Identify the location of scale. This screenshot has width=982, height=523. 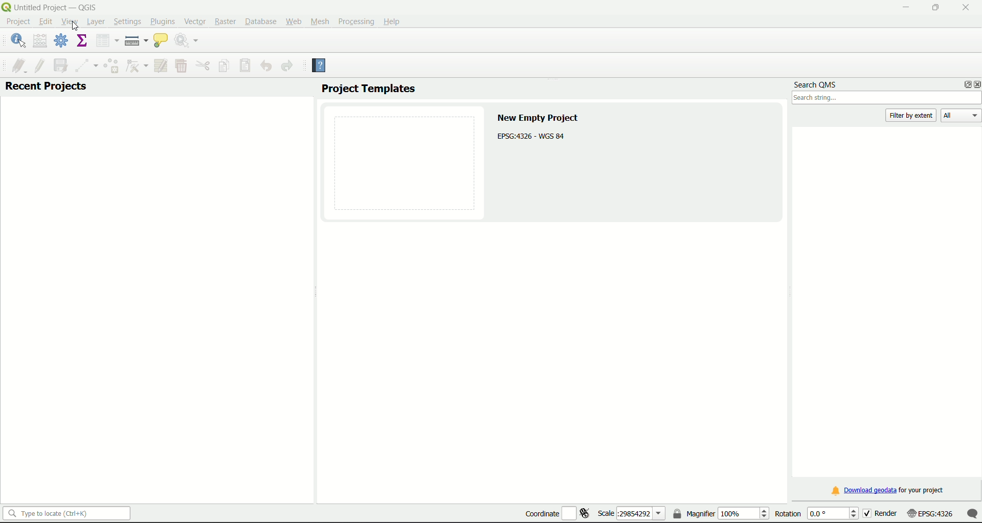
(949, 515).